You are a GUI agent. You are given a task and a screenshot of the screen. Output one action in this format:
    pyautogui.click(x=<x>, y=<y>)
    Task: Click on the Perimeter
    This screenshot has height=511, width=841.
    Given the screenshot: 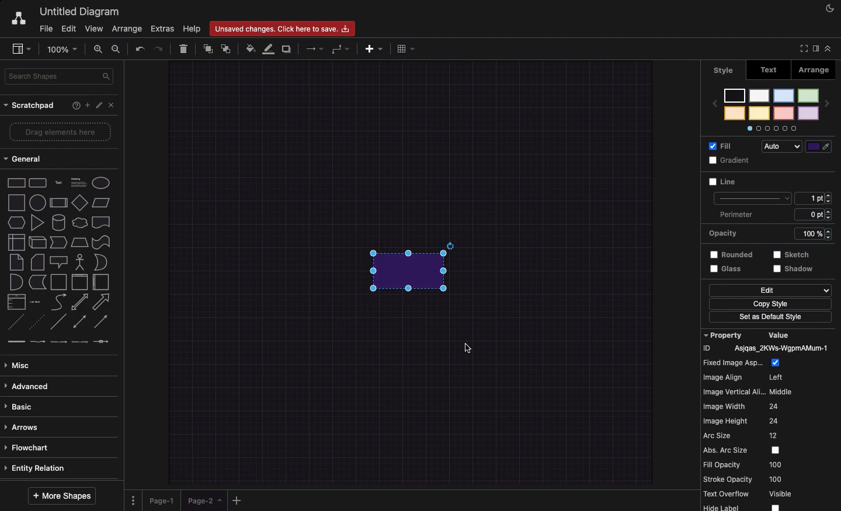 What is the action you would take?
    pyautogui.click(x=735, y=215)
    